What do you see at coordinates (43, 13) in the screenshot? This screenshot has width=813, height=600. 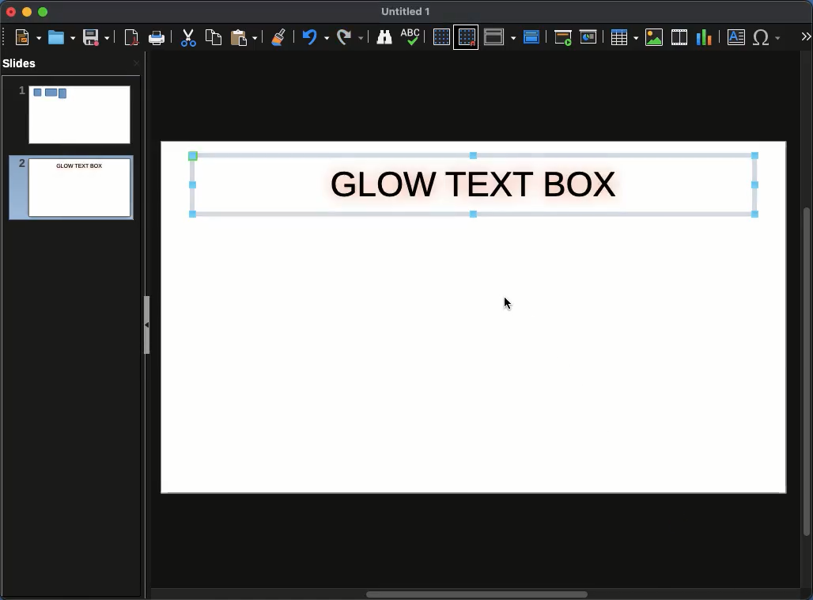 I see `Maximize` at bounding box center [43, 13].